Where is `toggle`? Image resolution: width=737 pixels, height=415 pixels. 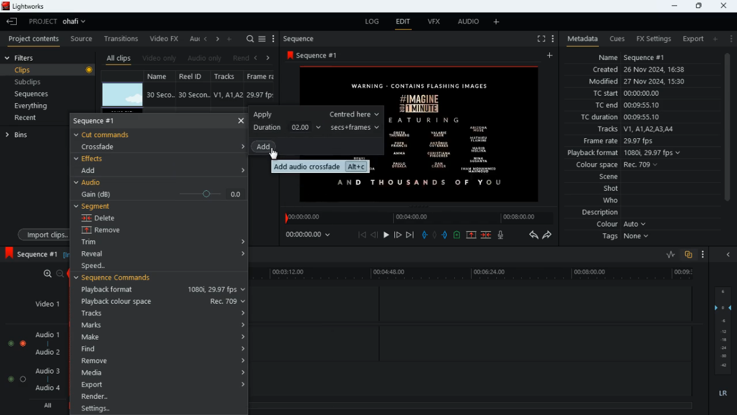
toggle is located at coordinates (10, 342).